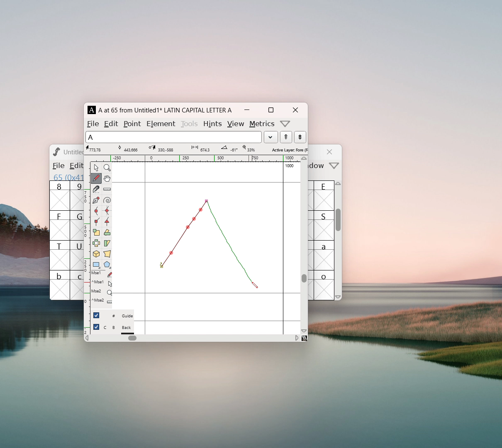 The image size is (502, 448). Describe the element at coordinates (107, 211) in the screenshot. I see `add a curve point always horizontal or vertical` at that location.